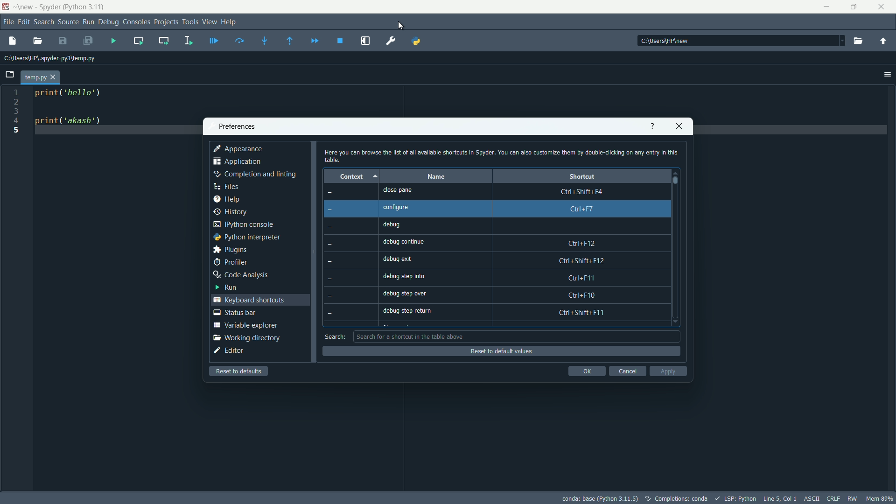 Image resolution: width=896 pixels, height=504 pixels. Describe the element at coordinates (417, 40) in the screenshot. I see `python path manager` at that location.